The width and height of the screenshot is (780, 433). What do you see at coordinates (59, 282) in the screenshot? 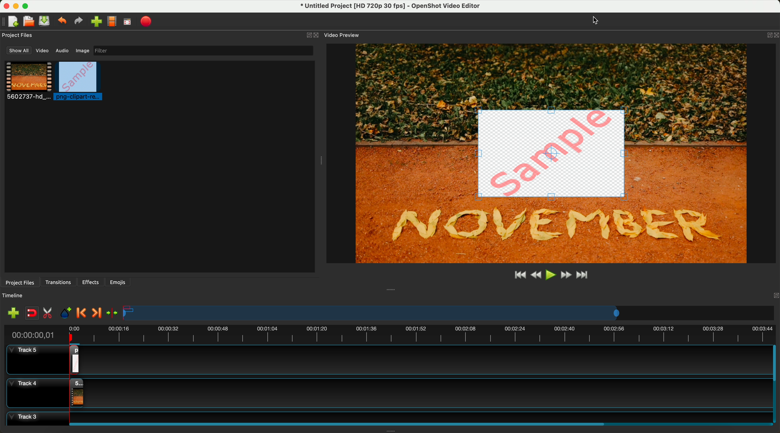
I see `transitions` at bounding box center [59, 282].